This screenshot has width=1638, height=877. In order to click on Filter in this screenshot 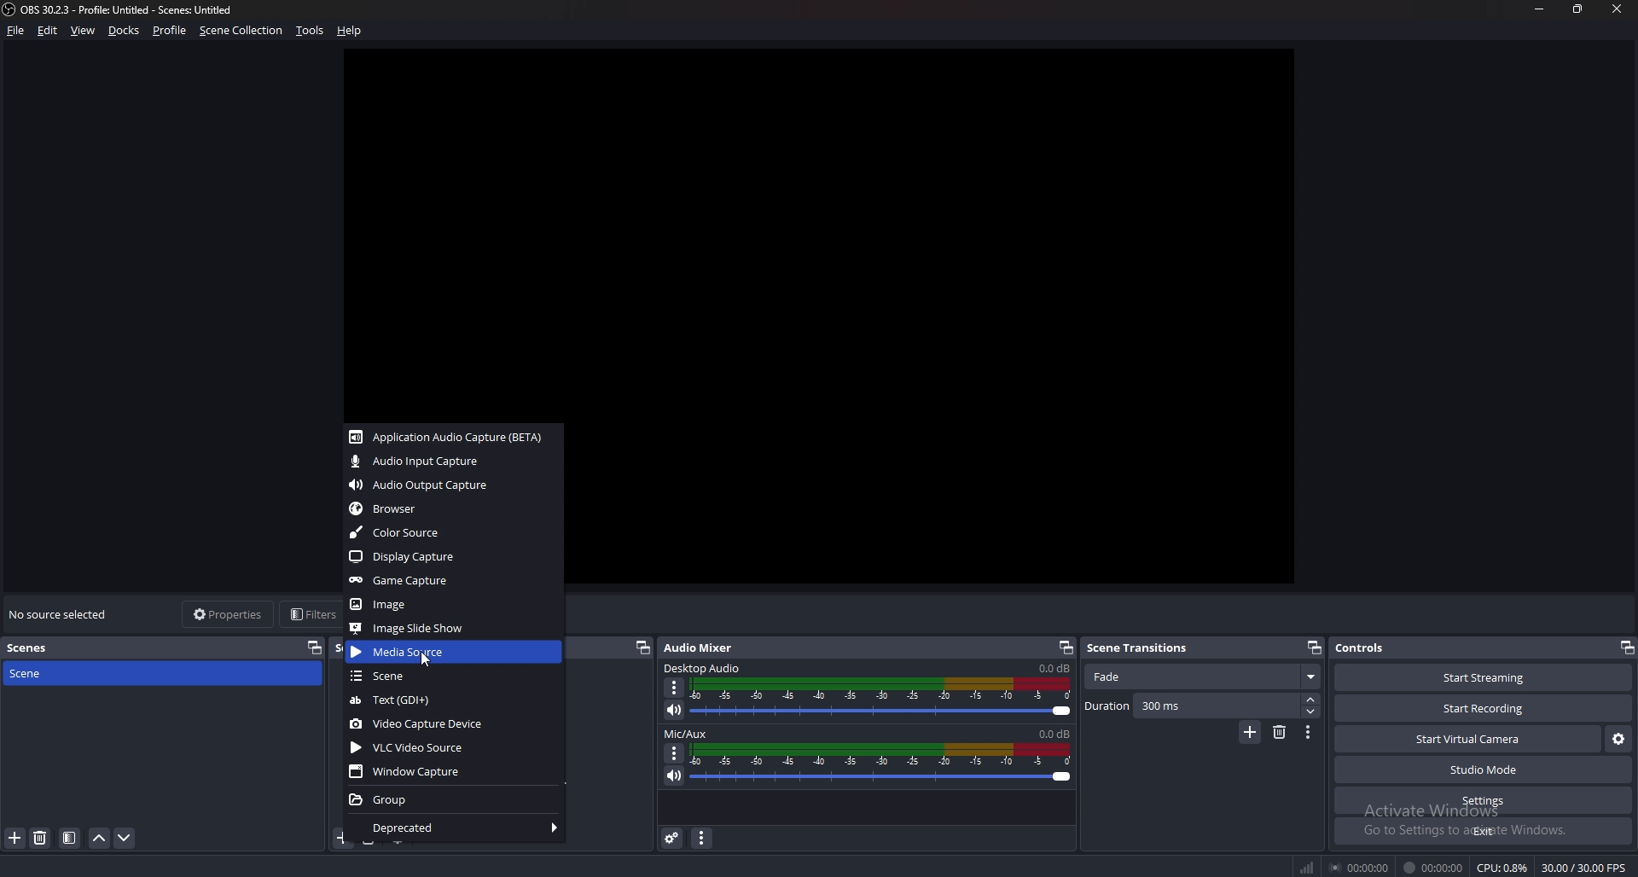, I will do `click(70, 839)`.